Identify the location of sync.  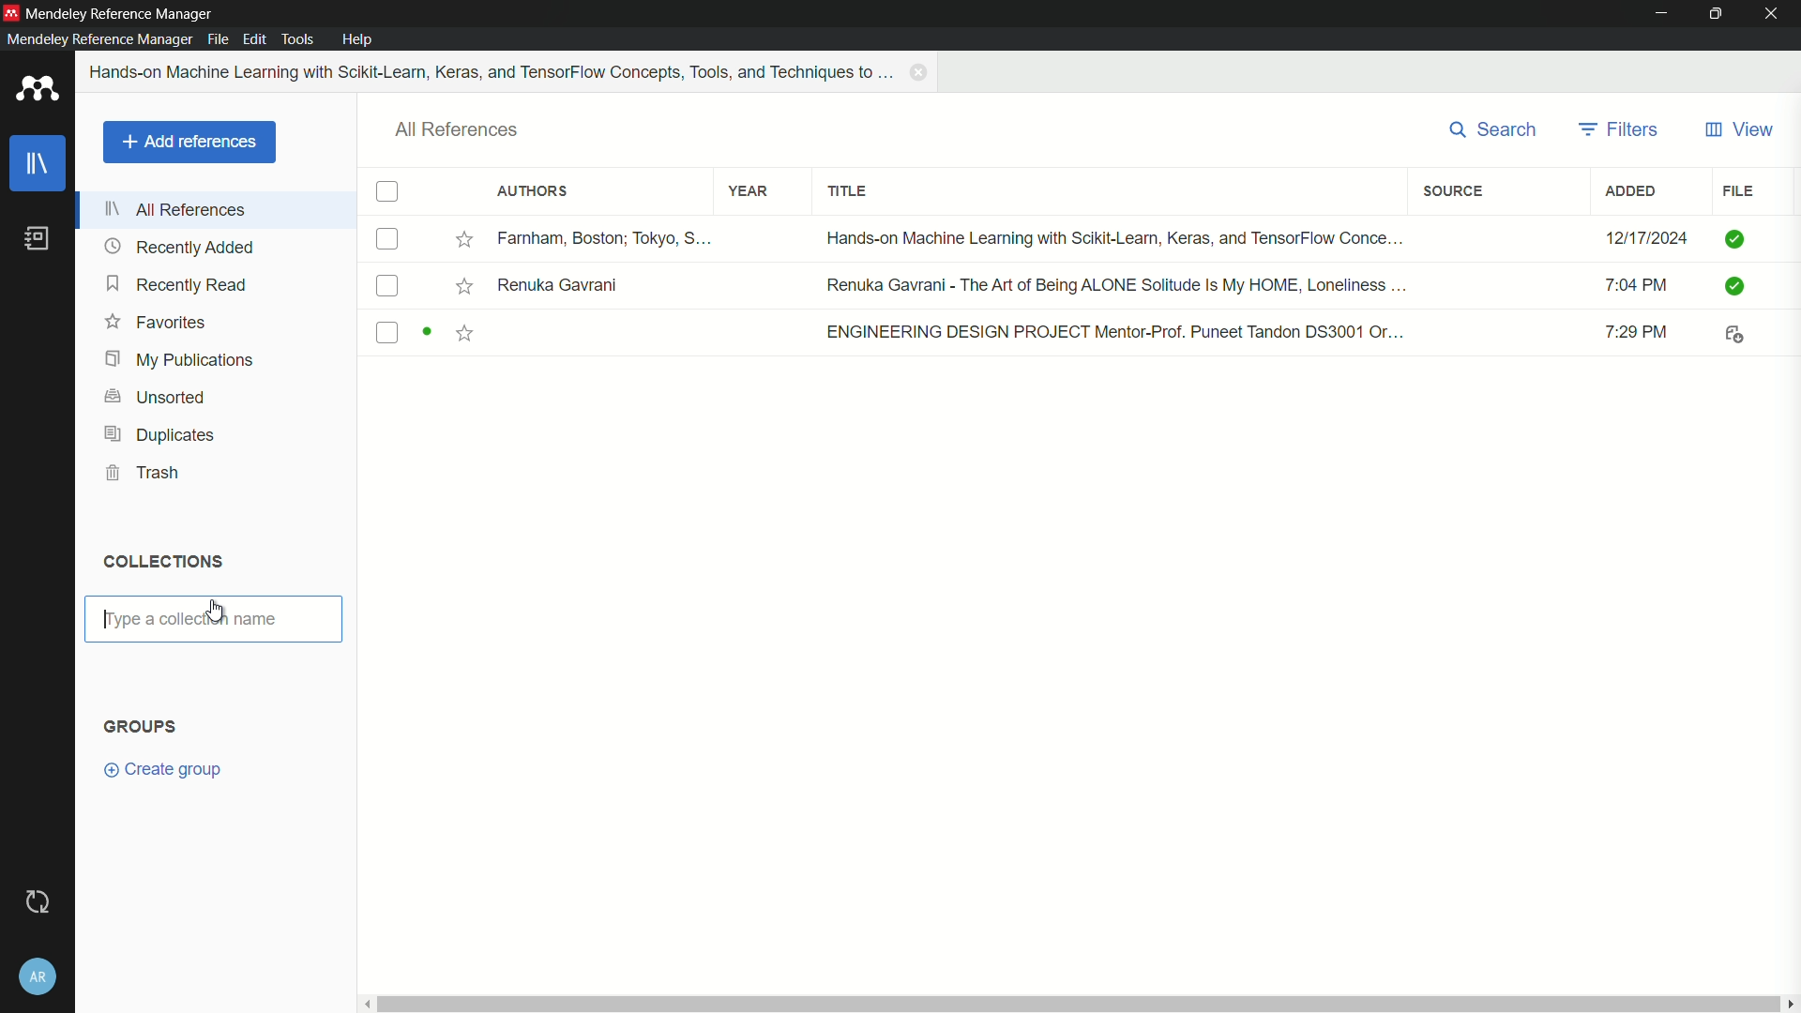
(38, 902).